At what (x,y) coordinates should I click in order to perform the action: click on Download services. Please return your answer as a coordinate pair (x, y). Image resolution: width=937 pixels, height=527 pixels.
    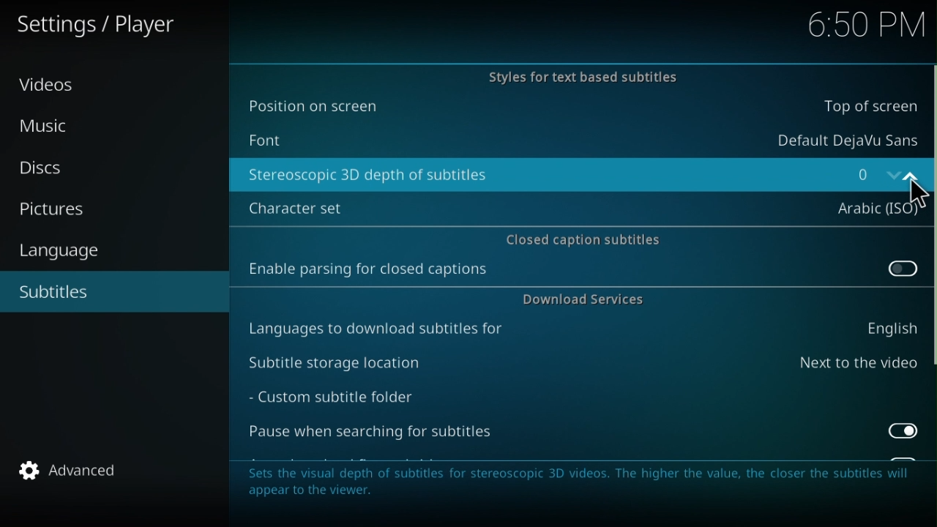
    Looking at the image, I should click on (581, 302).